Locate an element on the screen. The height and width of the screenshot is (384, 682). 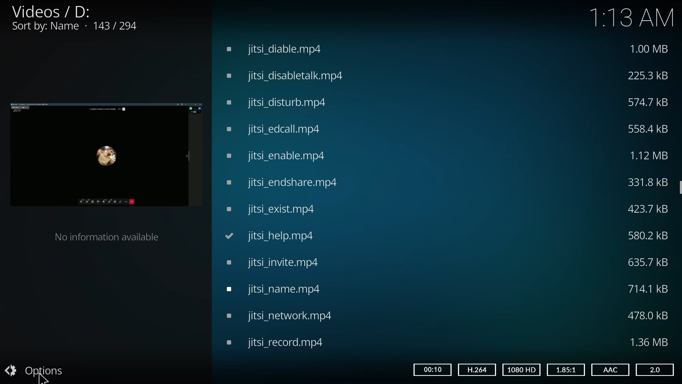
size is located at coordinates (650, 316).